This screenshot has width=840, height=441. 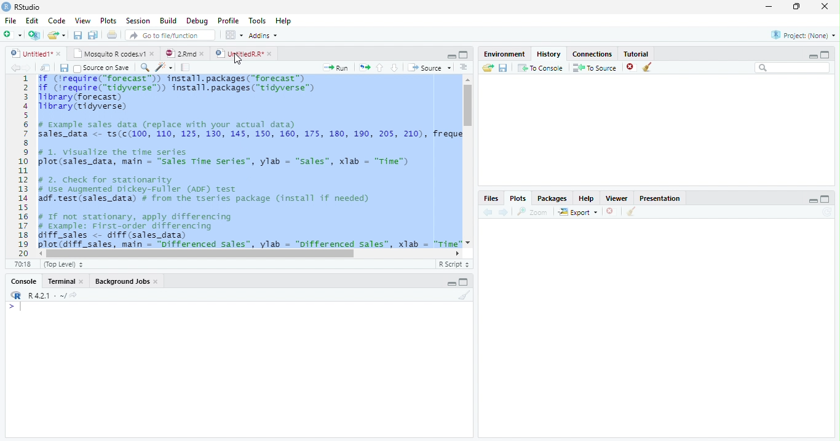 I want to click on Maximize, so click(x=464, y=55).